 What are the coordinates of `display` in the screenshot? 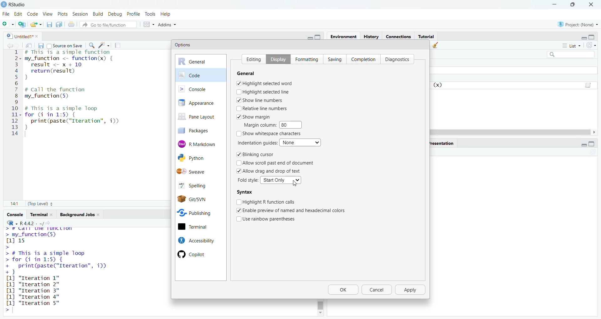 It's located at (276, 59).